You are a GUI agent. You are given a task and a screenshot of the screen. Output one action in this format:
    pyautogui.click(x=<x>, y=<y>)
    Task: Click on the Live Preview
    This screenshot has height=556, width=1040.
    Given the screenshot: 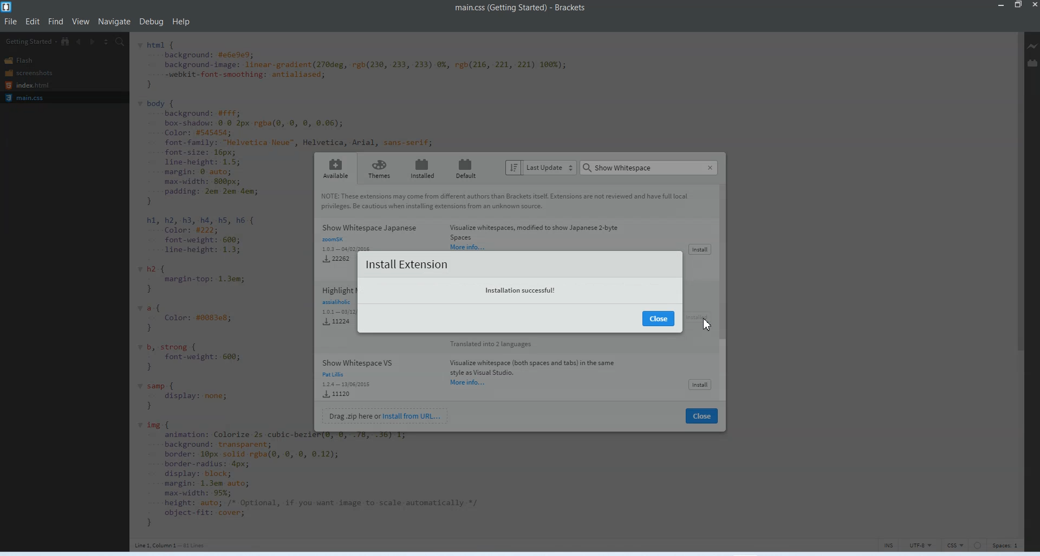 What is the action you would take?
    pyautogui.click(x=1033, y=46)
    